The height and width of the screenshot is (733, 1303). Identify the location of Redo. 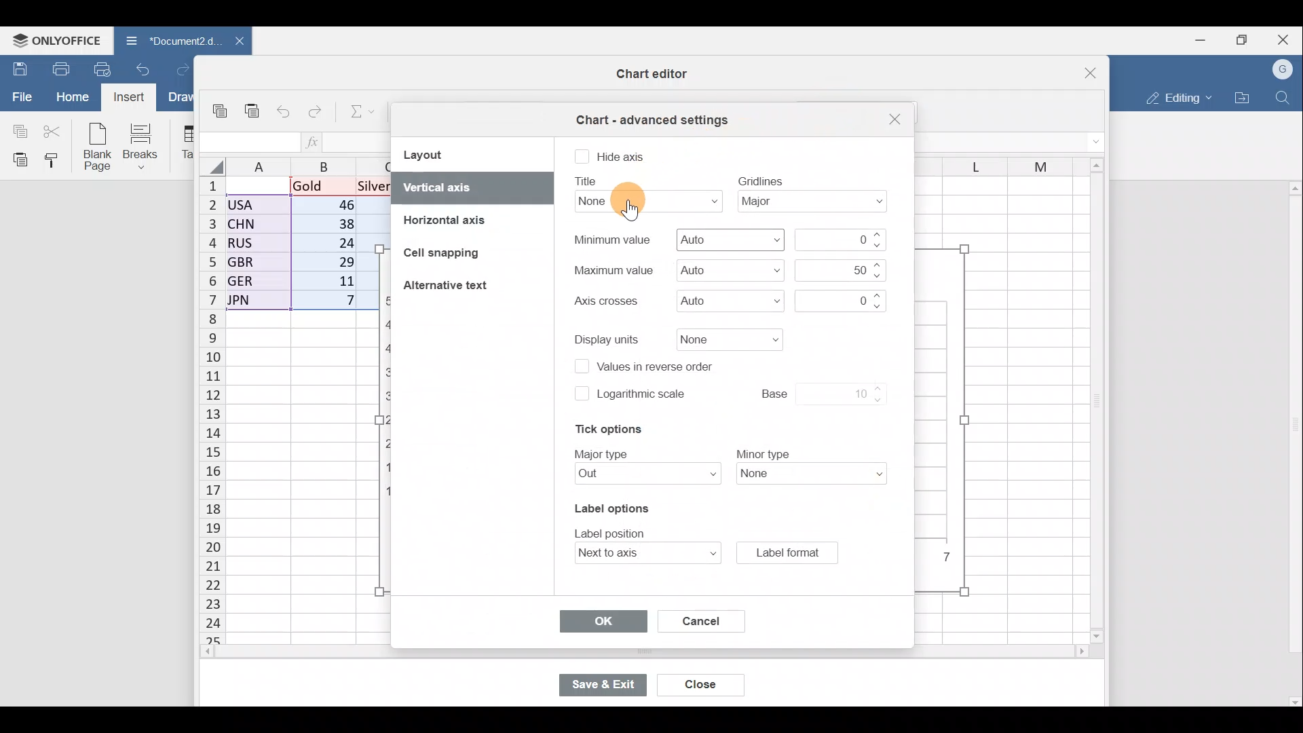
(179, 68).